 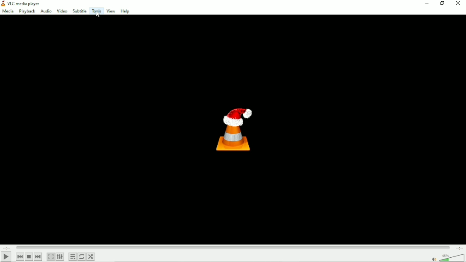 What do you see at coordinates (73, 256) in the screenshot?
I see `Toggle playlist` at bounding box center [73, 256].